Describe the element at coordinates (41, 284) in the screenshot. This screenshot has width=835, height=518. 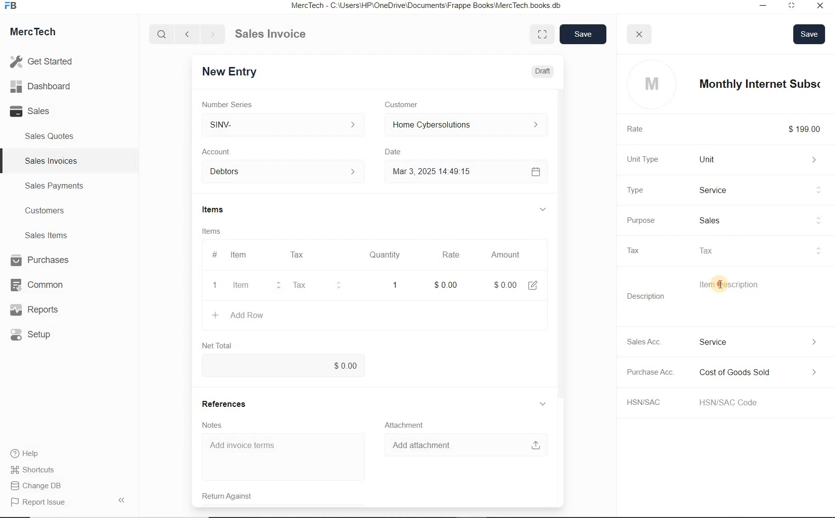
I see `Common` at that location.